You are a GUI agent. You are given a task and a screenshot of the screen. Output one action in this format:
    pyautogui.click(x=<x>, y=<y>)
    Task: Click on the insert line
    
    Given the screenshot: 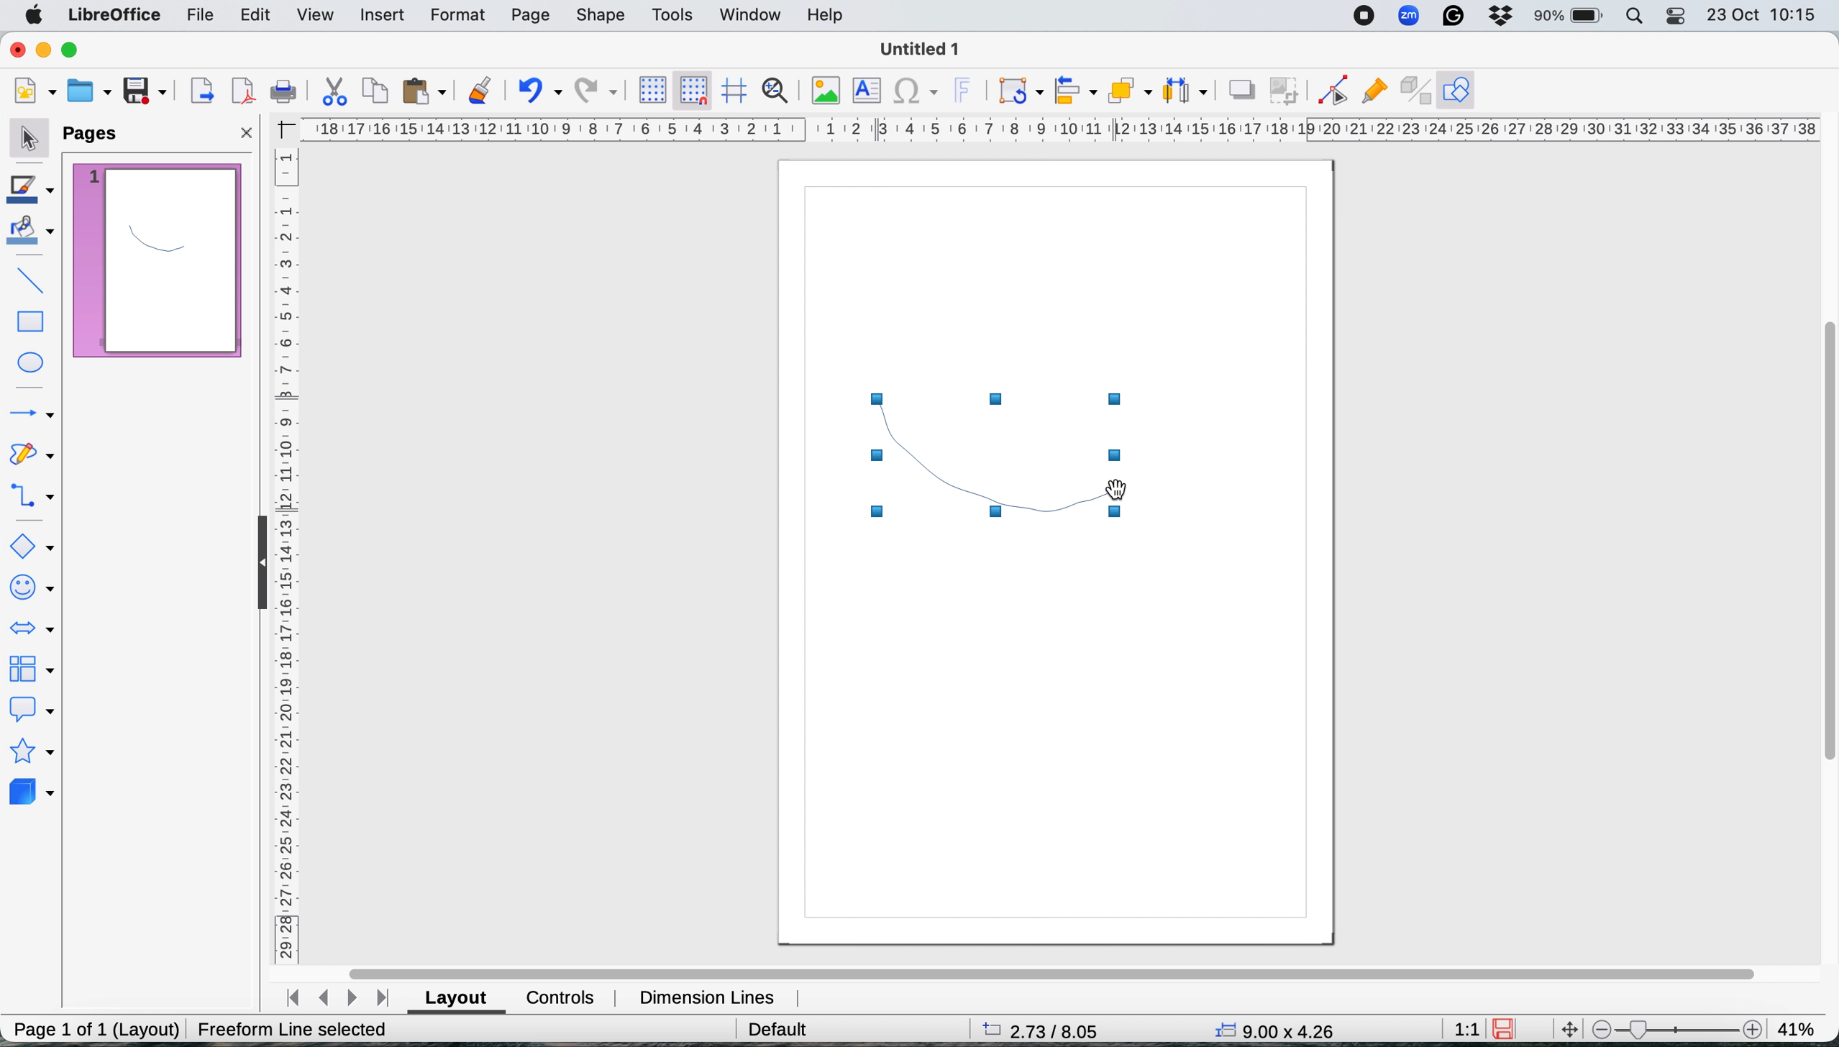 What is the action you would take?
    pyautogui.click(x=32, y=280)
    